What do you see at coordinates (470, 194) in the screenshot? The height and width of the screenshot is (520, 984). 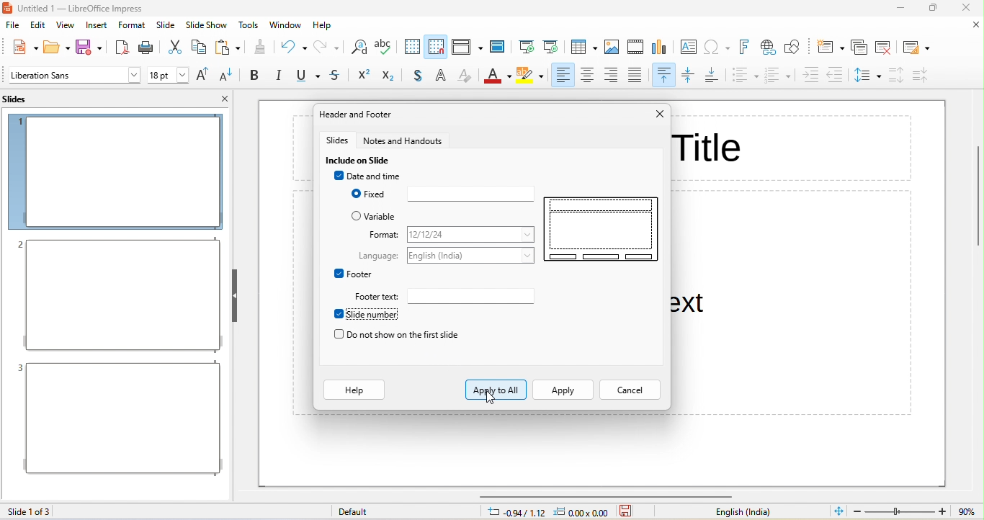 I see `input box` at bounding box center [470, 194].